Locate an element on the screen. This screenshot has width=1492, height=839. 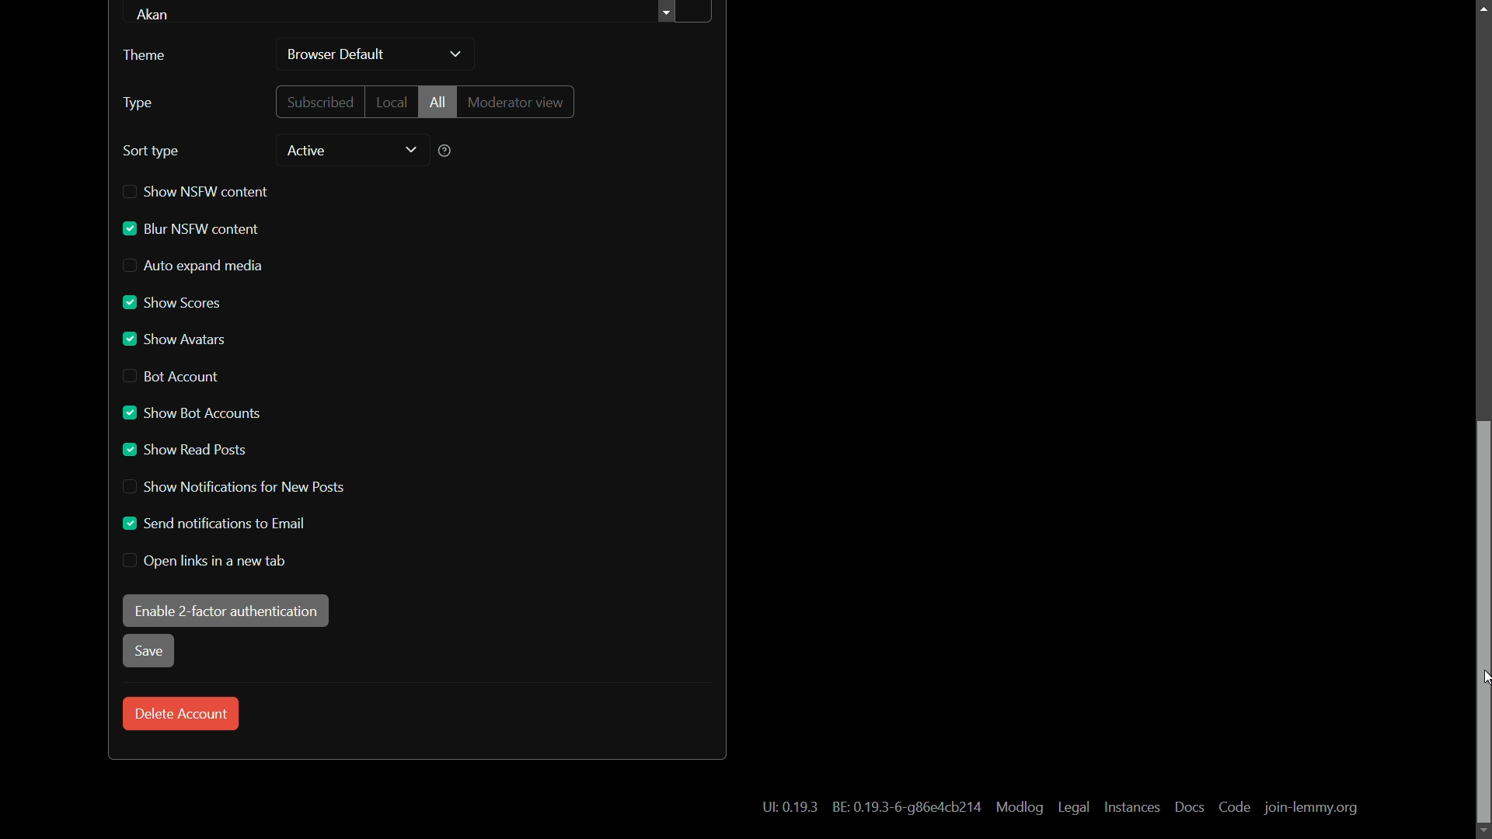
modlog is located at coordinates (1018, 808).